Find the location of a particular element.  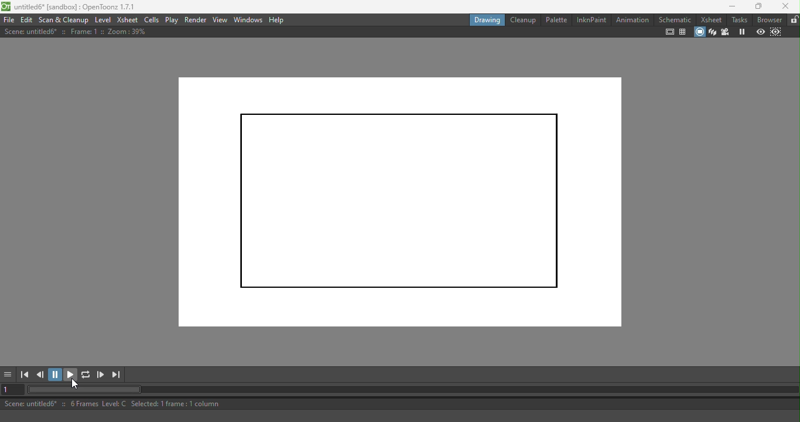

Next frame is located at coordinates (101, 376).